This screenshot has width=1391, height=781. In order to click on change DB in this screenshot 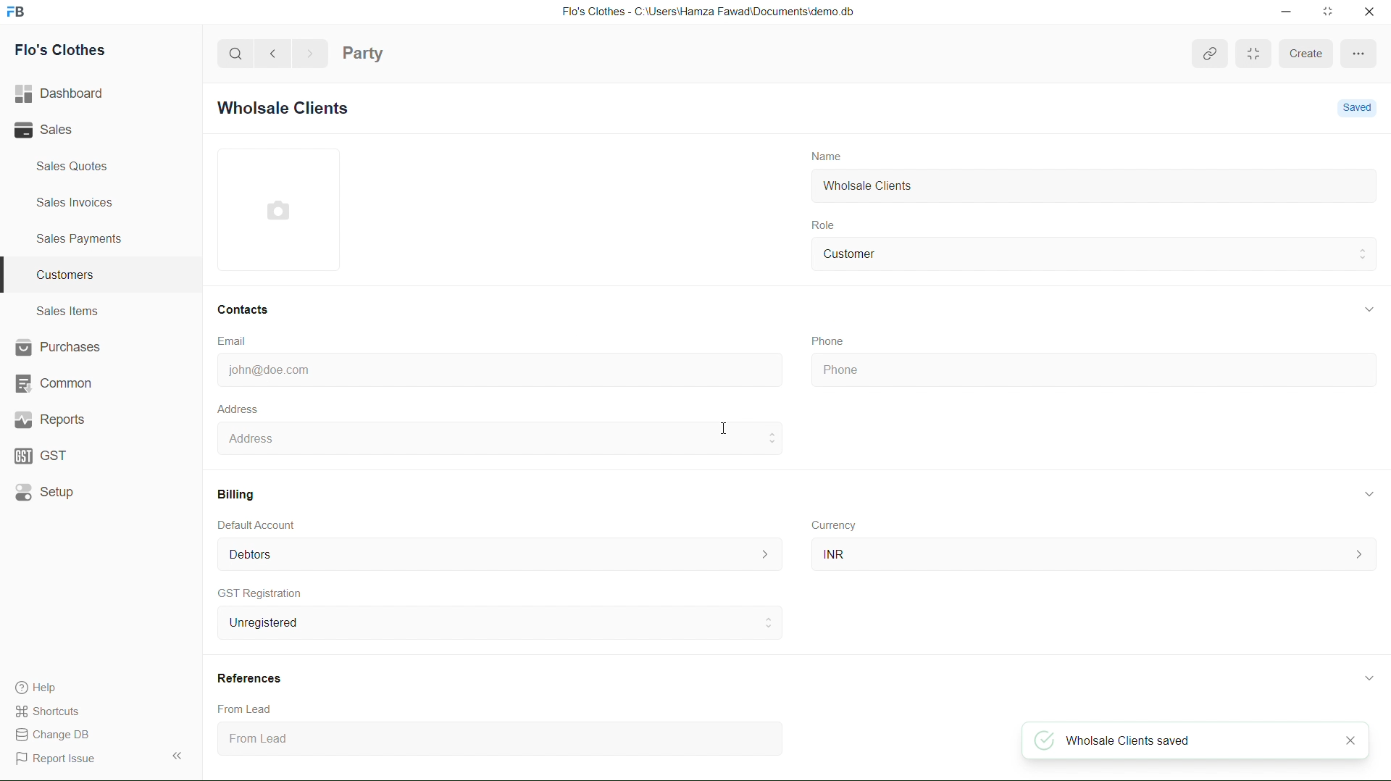, I will do `click(53, 734)`.